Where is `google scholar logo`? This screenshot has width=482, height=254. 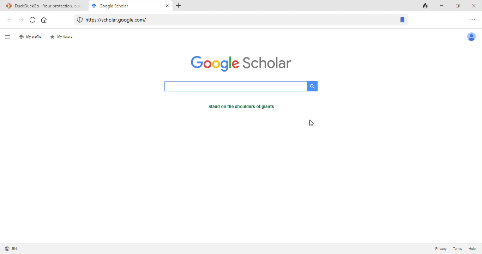 google scholar logo is located at coordinates (239, 63).